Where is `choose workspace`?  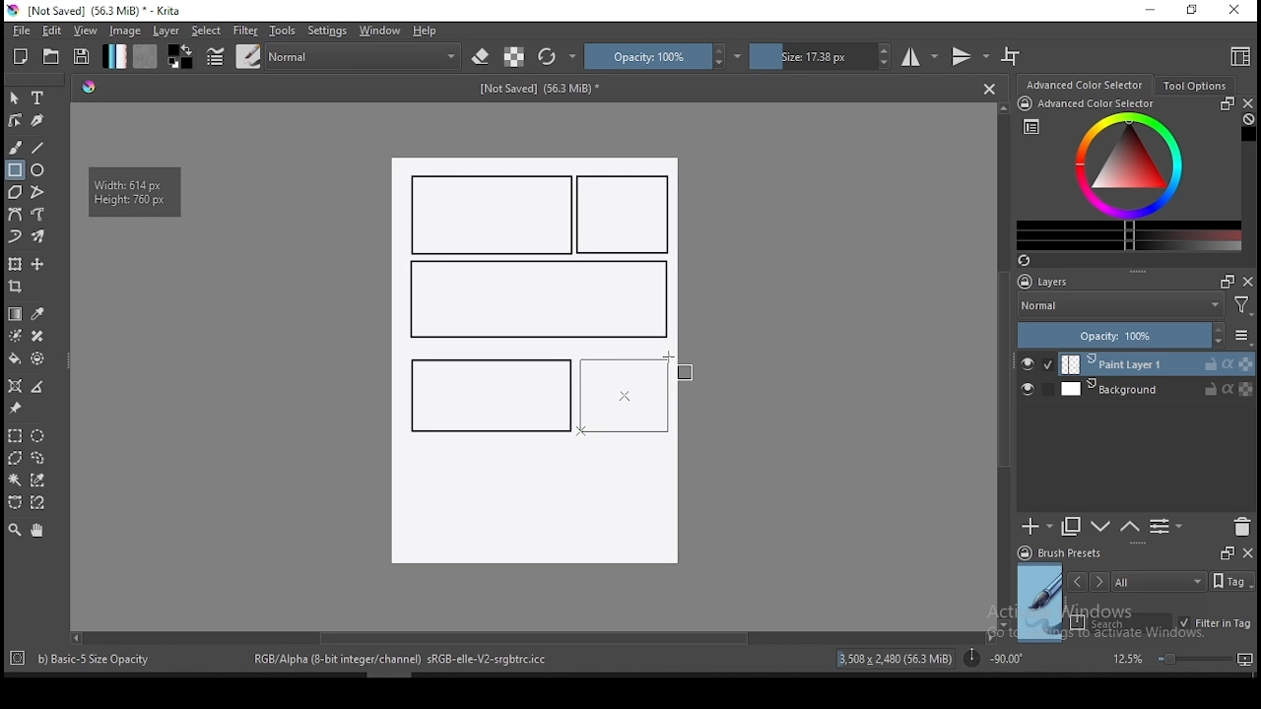 choose workspace is located at coordinates (1238, 56).